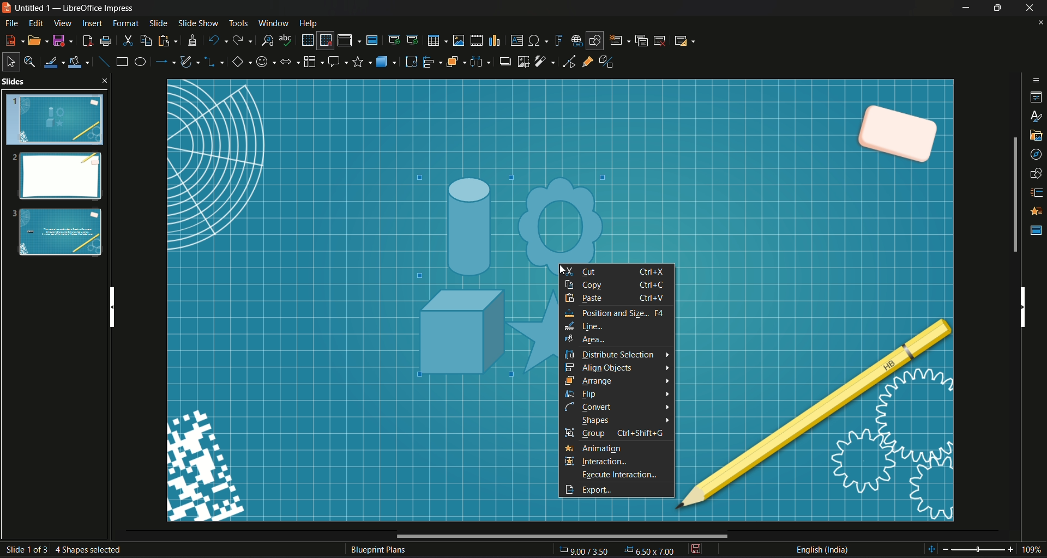 Image resolution: width=1047 pixels, height=558 pixels. What do you see at coordinates (570, 489) in the screenshot?
I see `export` at bounding box center [570, 489].